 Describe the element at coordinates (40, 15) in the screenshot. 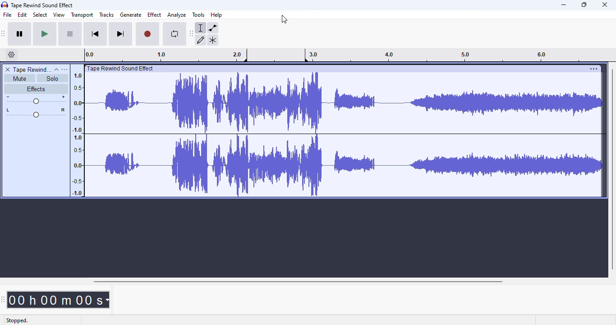

I see `select` at that location.